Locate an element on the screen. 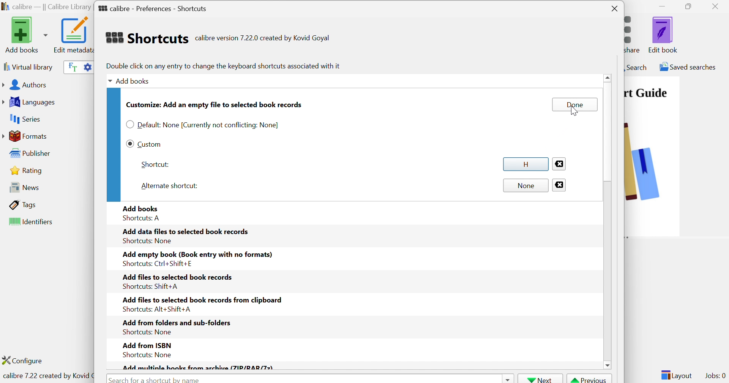  Publisher is located at coordinates (32, 154).